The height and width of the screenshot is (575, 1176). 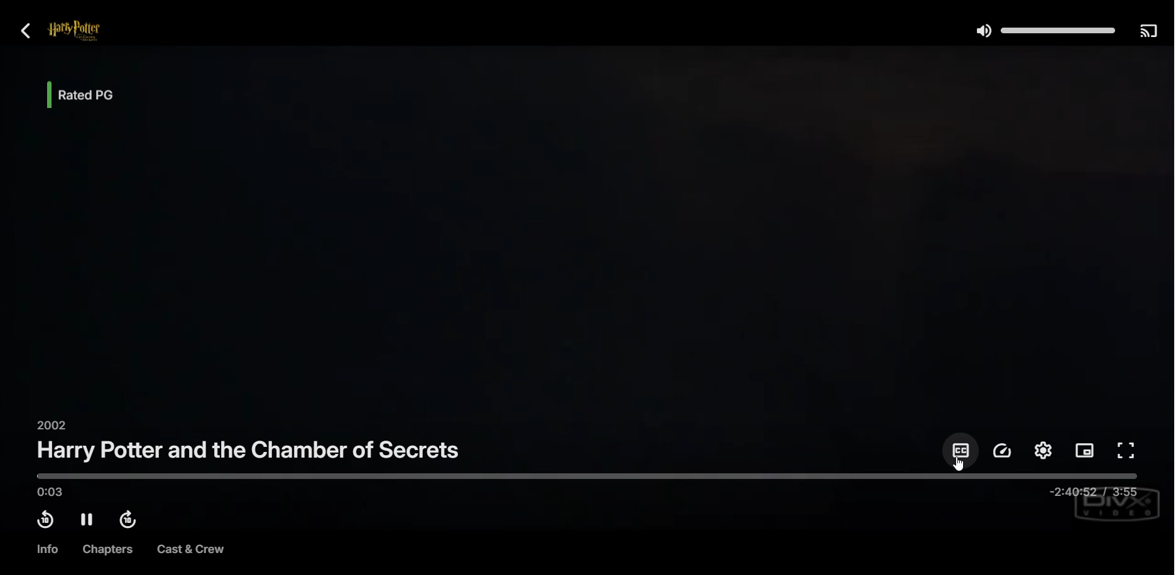 What do you see at coordinates (1148, 30) in the screenshot?
I see `Play on another device` at bounding box center [1148, 30].